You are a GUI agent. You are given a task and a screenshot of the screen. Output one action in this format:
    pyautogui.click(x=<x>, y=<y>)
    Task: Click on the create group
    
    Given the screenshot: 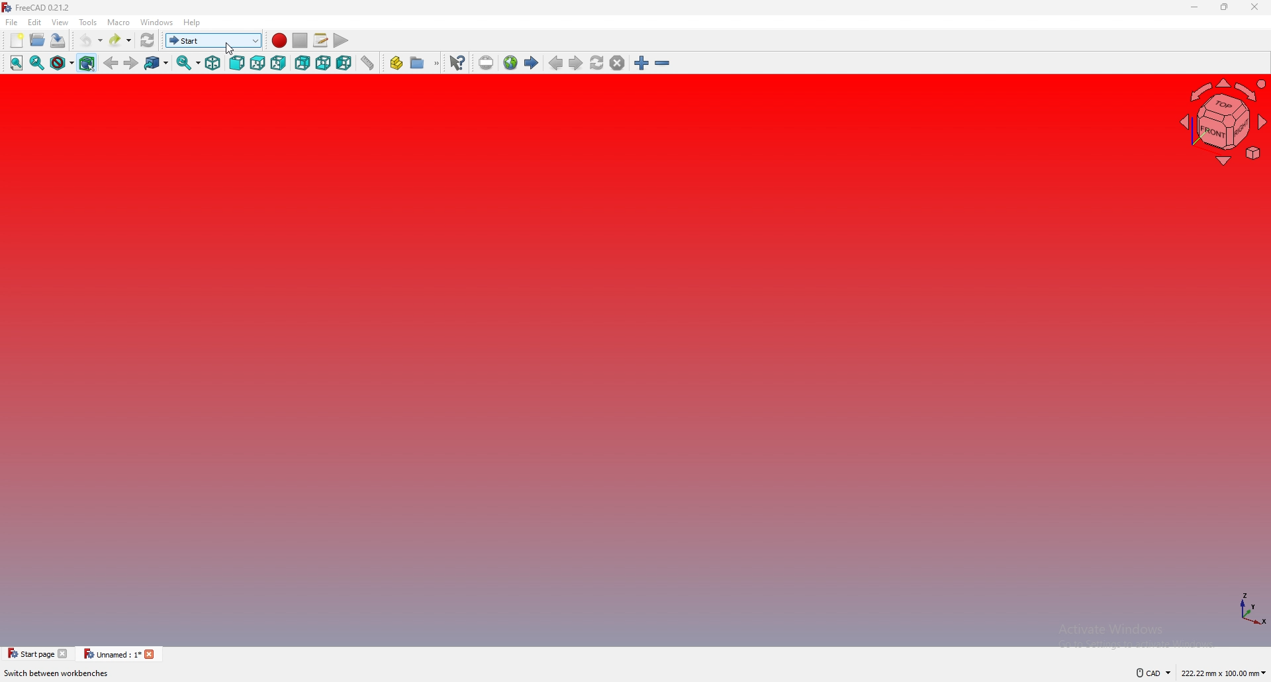 What is the action you would take?
    pyautogui.click(x=424, y=64)
    